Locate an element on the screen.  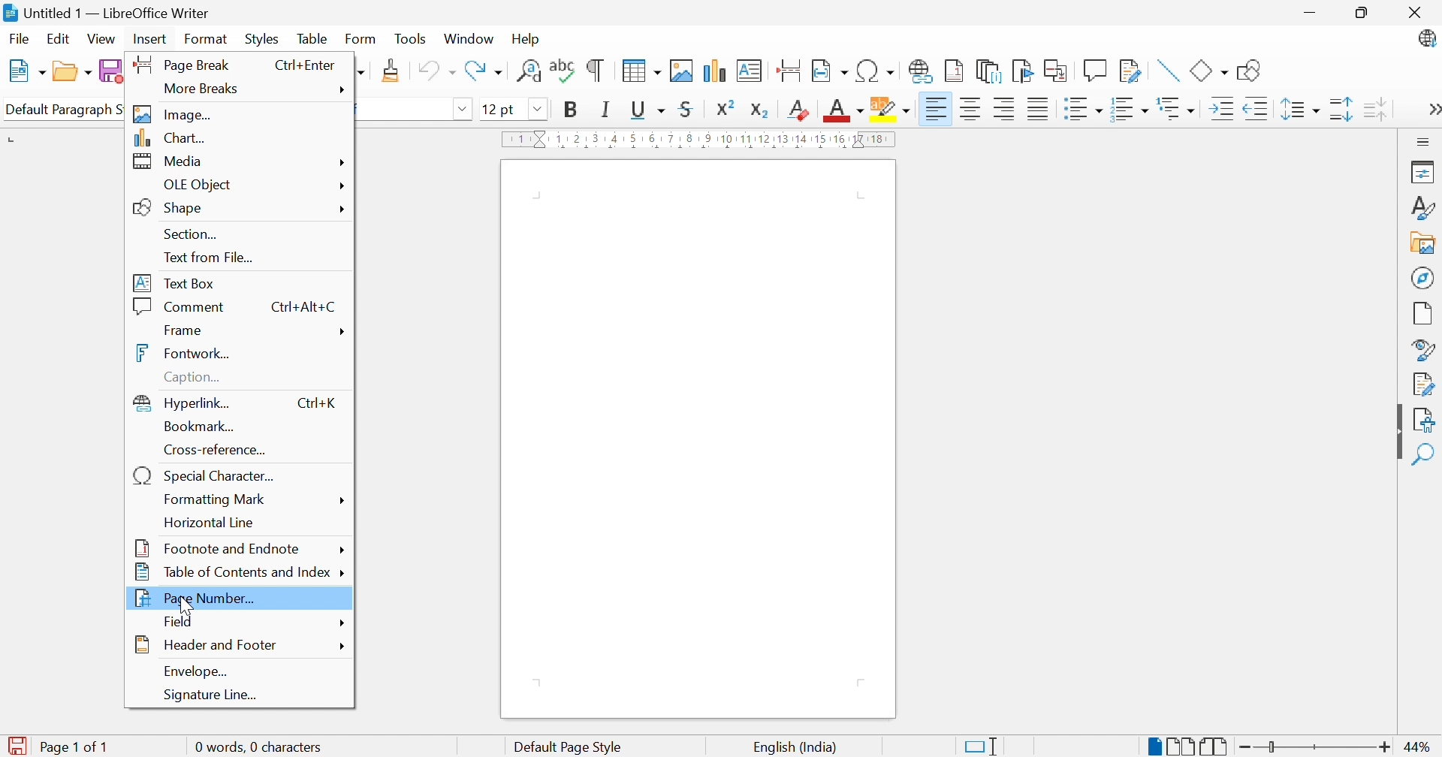
Underline is located at coordinates (647, 109).